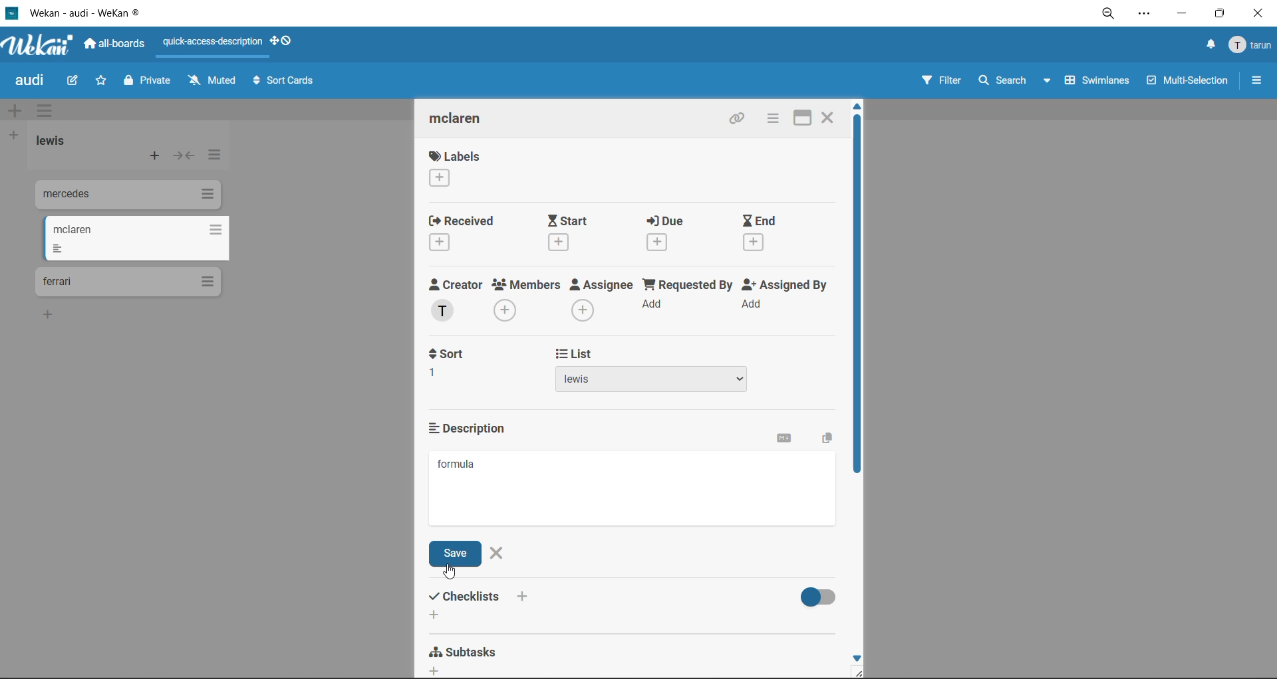  What do you see at coordinates (40, 47) in the screenshot?
I see `app logo` at bounding box center [40, 47].